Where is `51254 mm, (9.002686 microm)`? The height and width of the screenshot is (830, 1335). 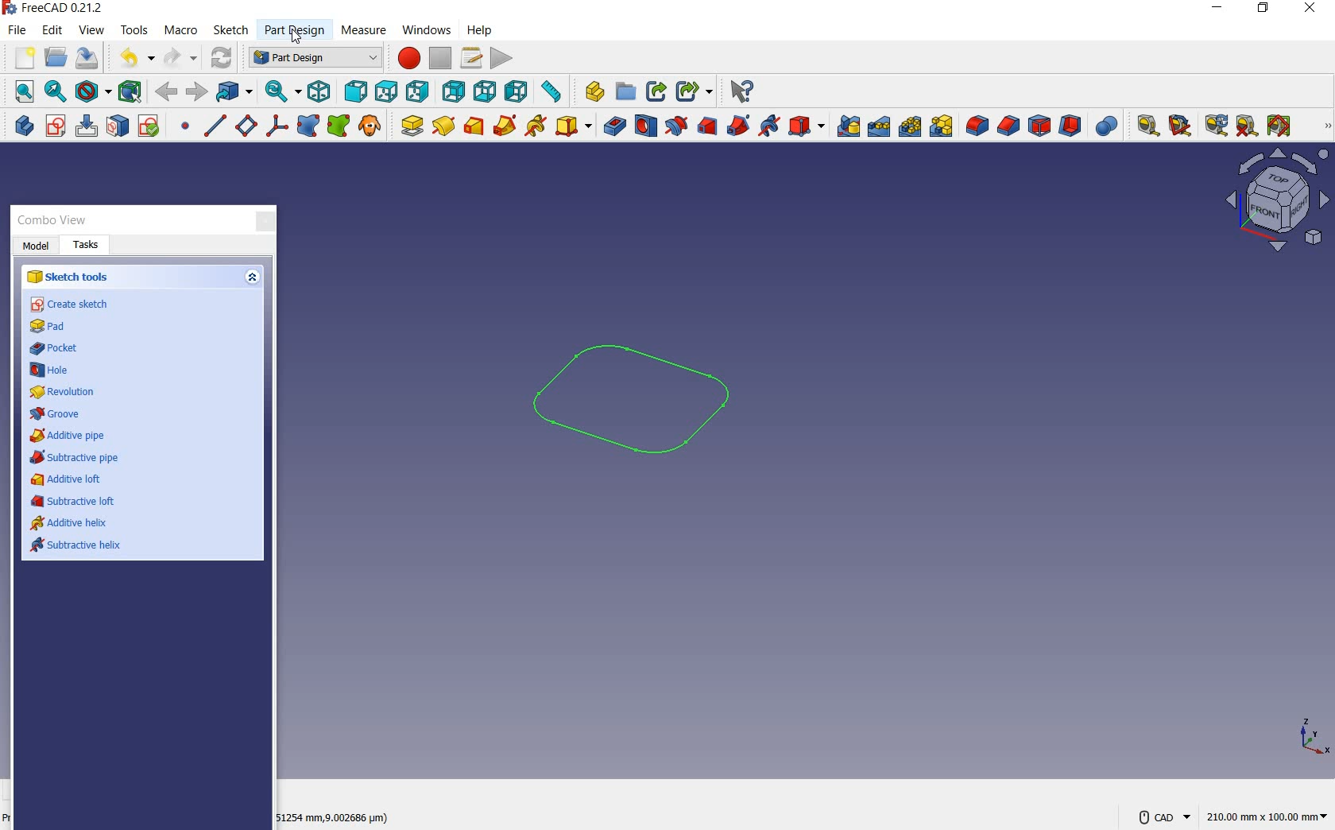
51254 mm, (9.002686 microm) is located at coordinates (334, 820).